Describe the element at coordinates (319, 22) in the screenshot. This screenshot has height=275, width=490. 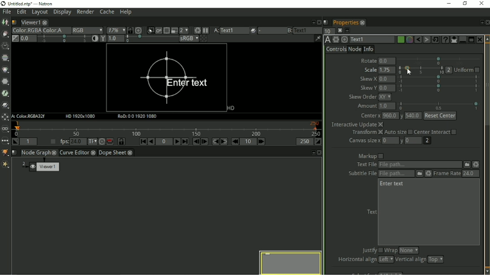
I see `Close` at that location.